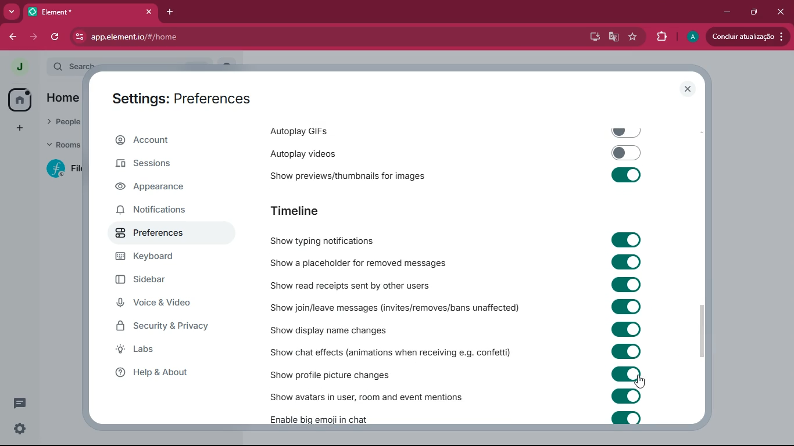  I want to click on account, so click(172, 142).